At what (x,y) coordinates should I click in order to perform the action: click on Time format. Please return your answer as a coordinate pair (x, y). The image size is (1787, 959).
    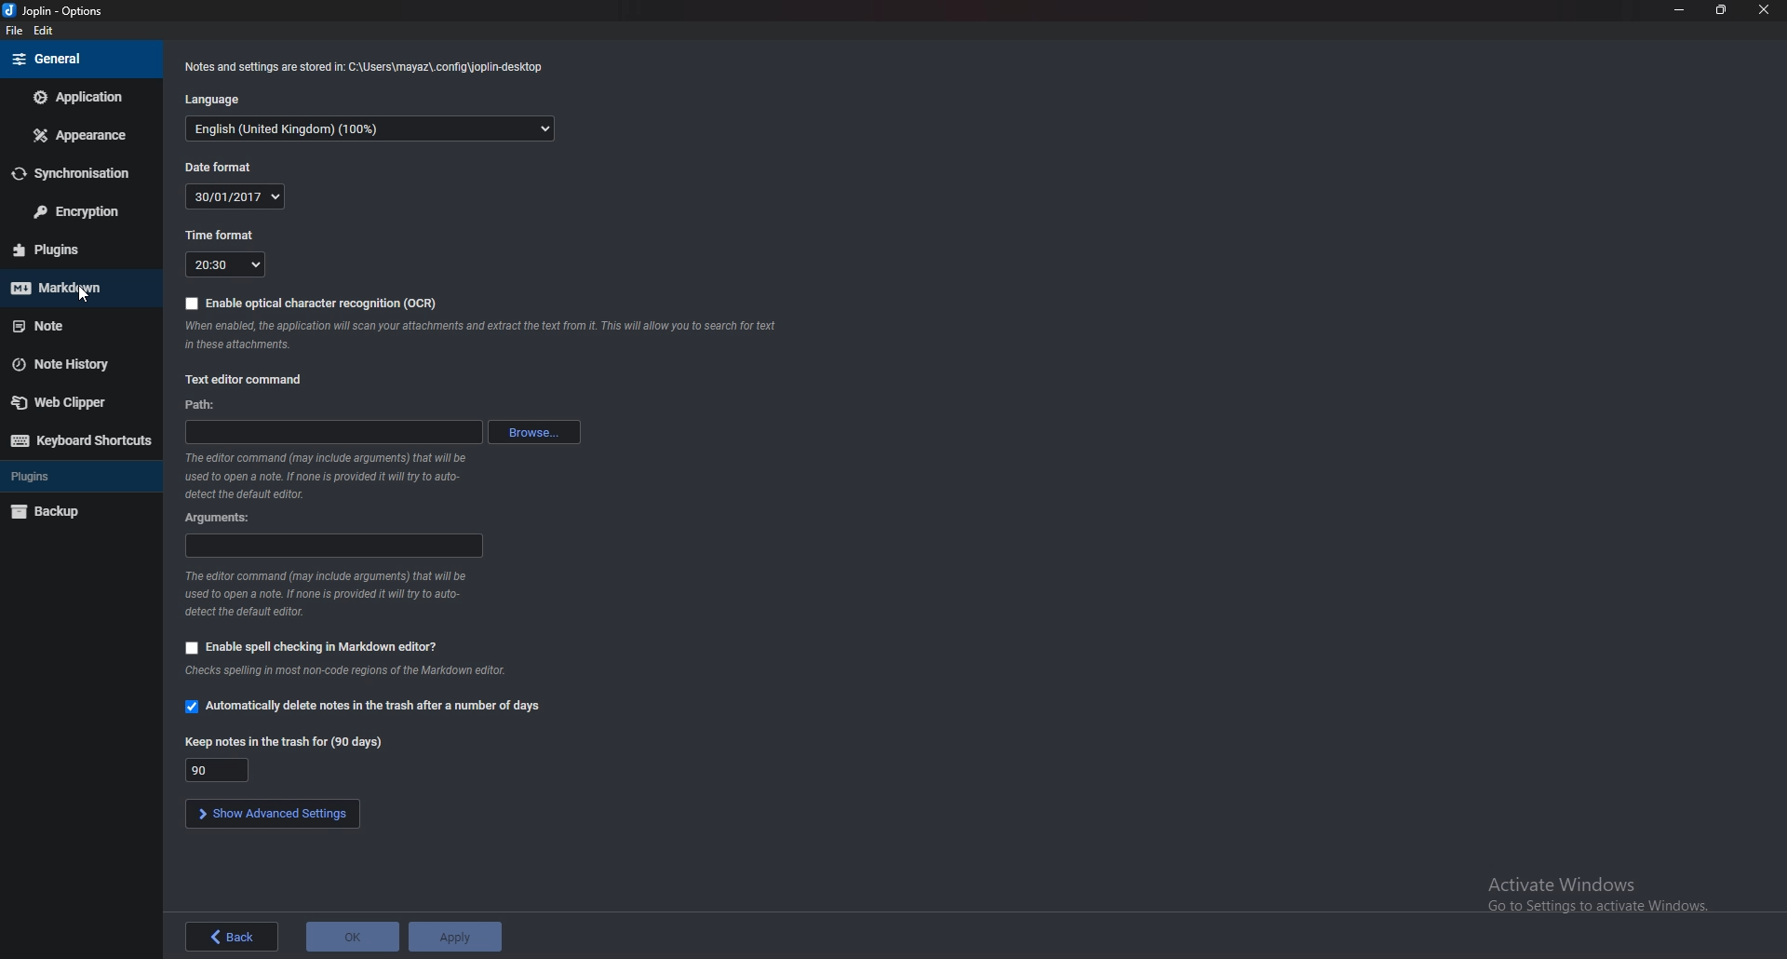
    Looking at the image, I should click on (227, 264).